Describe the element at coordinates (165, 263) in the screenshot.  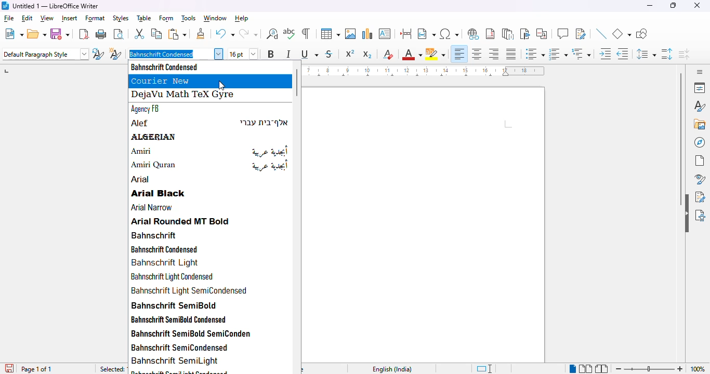
I see `bahnschrift light` at that location.